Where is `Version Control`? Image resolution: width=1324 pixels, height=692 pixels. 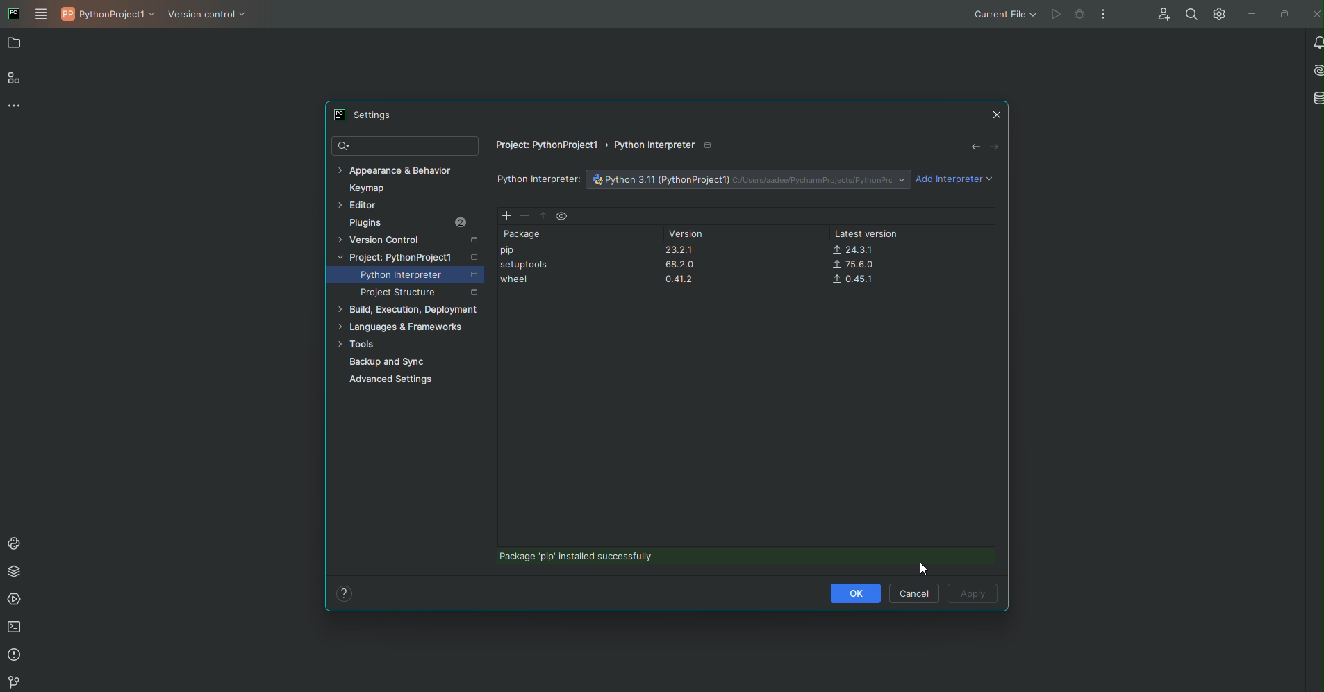
Version Control is located at coordinates (211, 19).